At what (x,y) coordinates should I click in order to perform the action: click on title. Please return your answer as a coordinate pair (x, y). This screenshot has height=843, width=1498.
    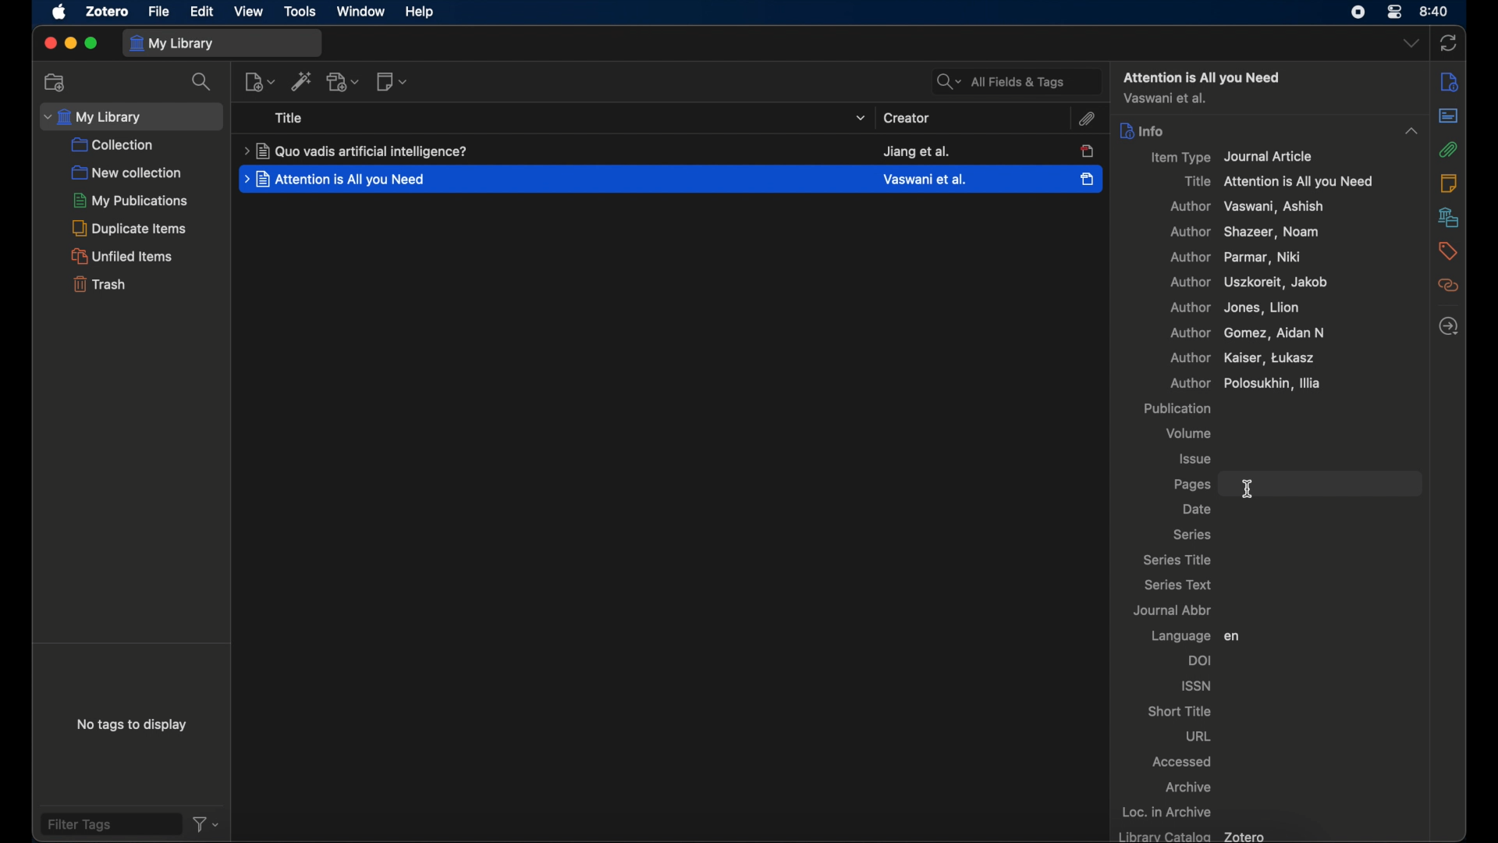
    Looking at the image, I should click on (356, 151).